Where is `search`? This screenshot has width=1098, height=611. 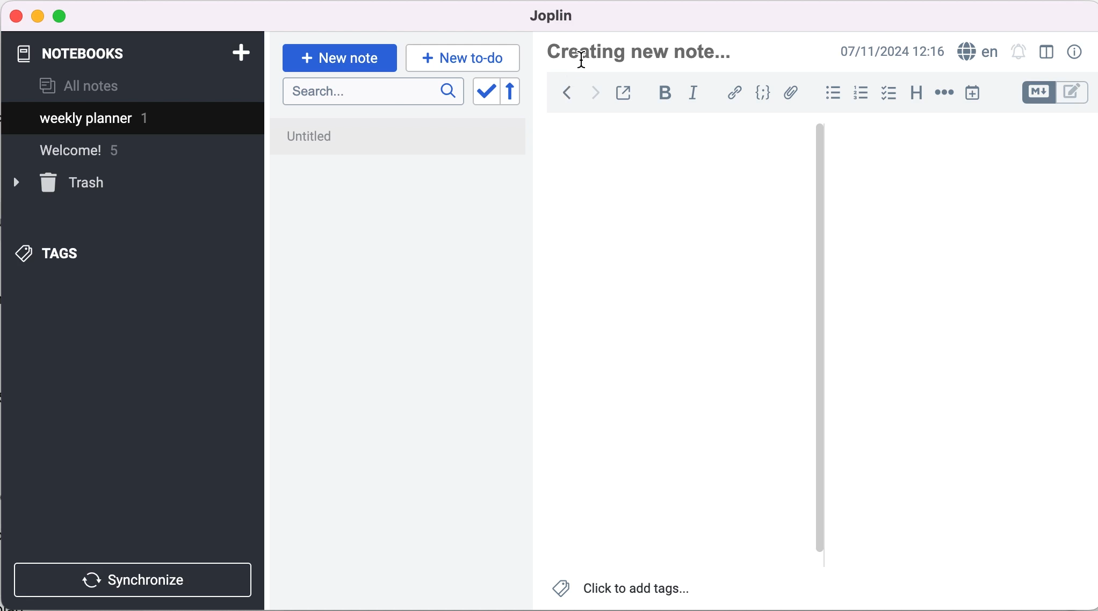
search is located at coordinates (373, 92).